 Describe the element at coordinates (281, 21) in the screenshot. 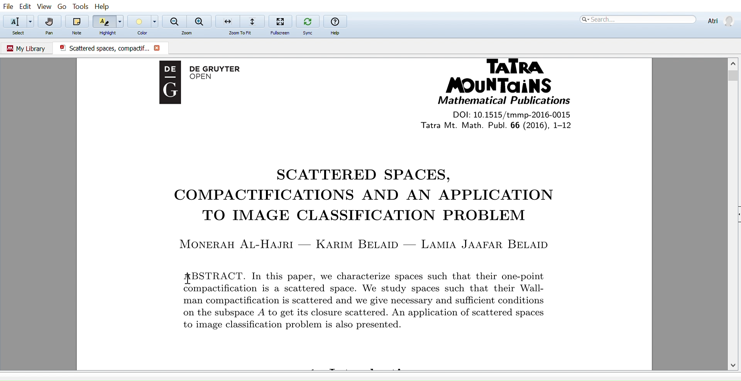

I see `Fullscreen` at that location.